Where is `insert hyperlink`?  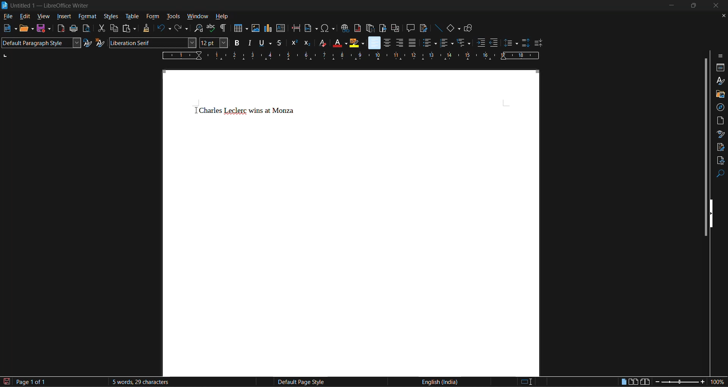 insert hyperlink is located at coordinates (345, 29).